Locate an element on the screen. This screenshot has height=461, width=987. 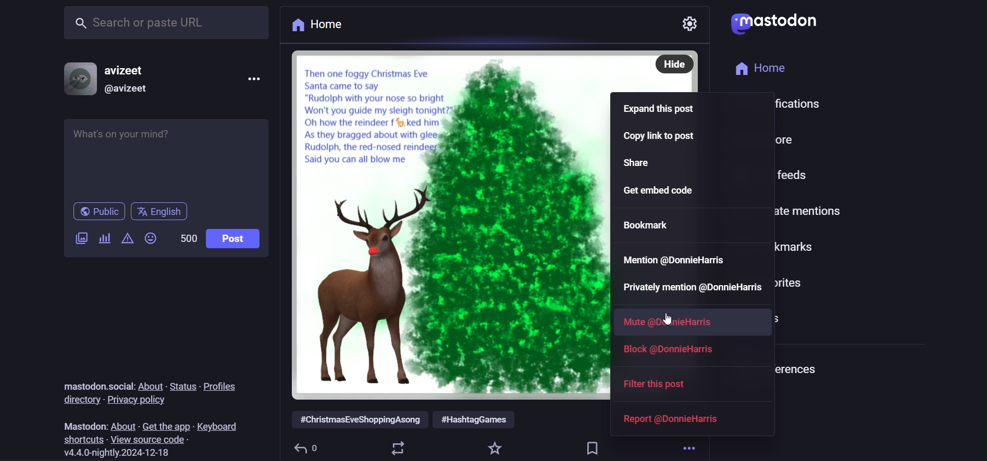
copy link to post is located at coordinates (661, 137).